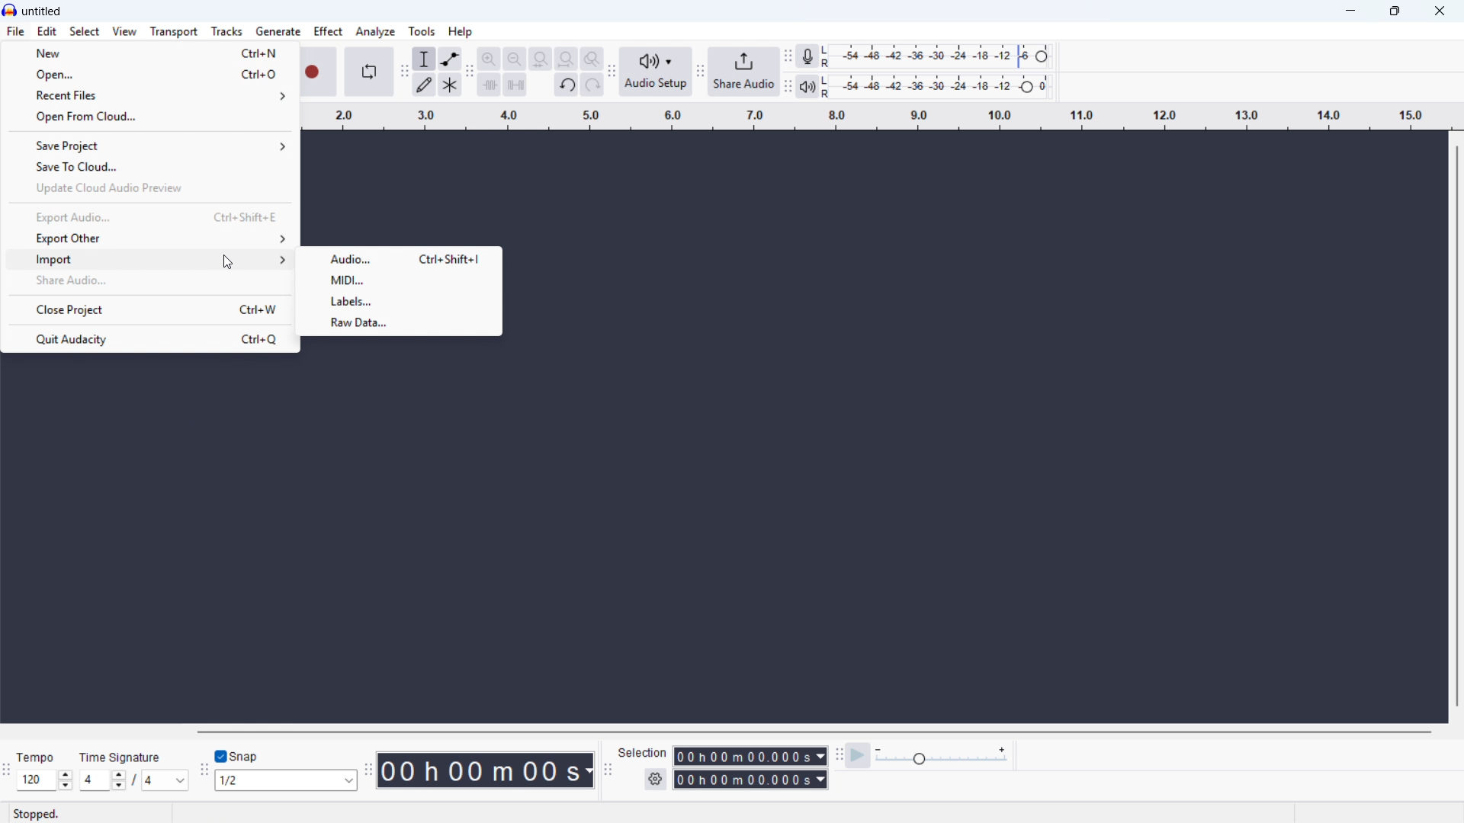  What do you see at coordinates (450, 58) in the screenshot?
I see `Envelope tool ` at bounding box center [450, 58].